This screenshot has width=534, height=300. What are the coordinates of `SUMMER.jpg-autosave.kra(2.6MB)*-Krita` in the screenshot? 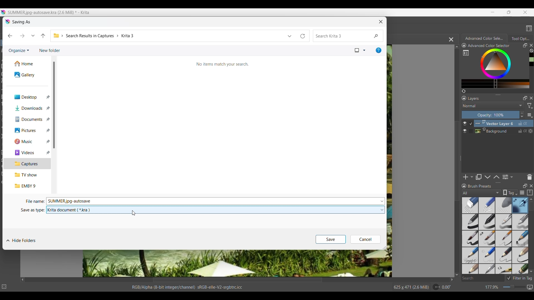 It's located at (50, 12).